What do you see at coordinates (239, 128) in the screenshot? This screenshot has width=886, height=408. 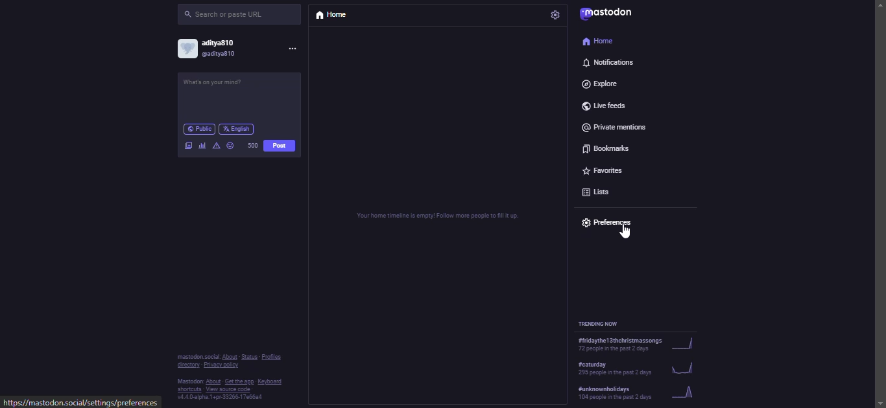 I see `english` at bounding box center [239, 128].